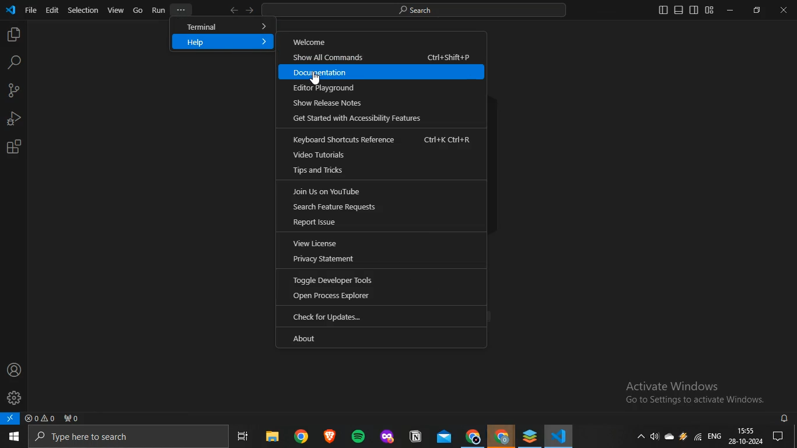  What do you see at coordinates (13, 369) in the screenshot?
I see `accounts` at bounding box center [13, 369].